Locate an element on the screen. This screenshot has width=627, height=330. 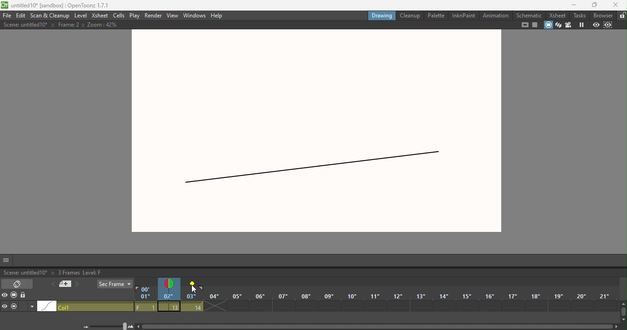
Tasks is located at coordinates (579, 15).